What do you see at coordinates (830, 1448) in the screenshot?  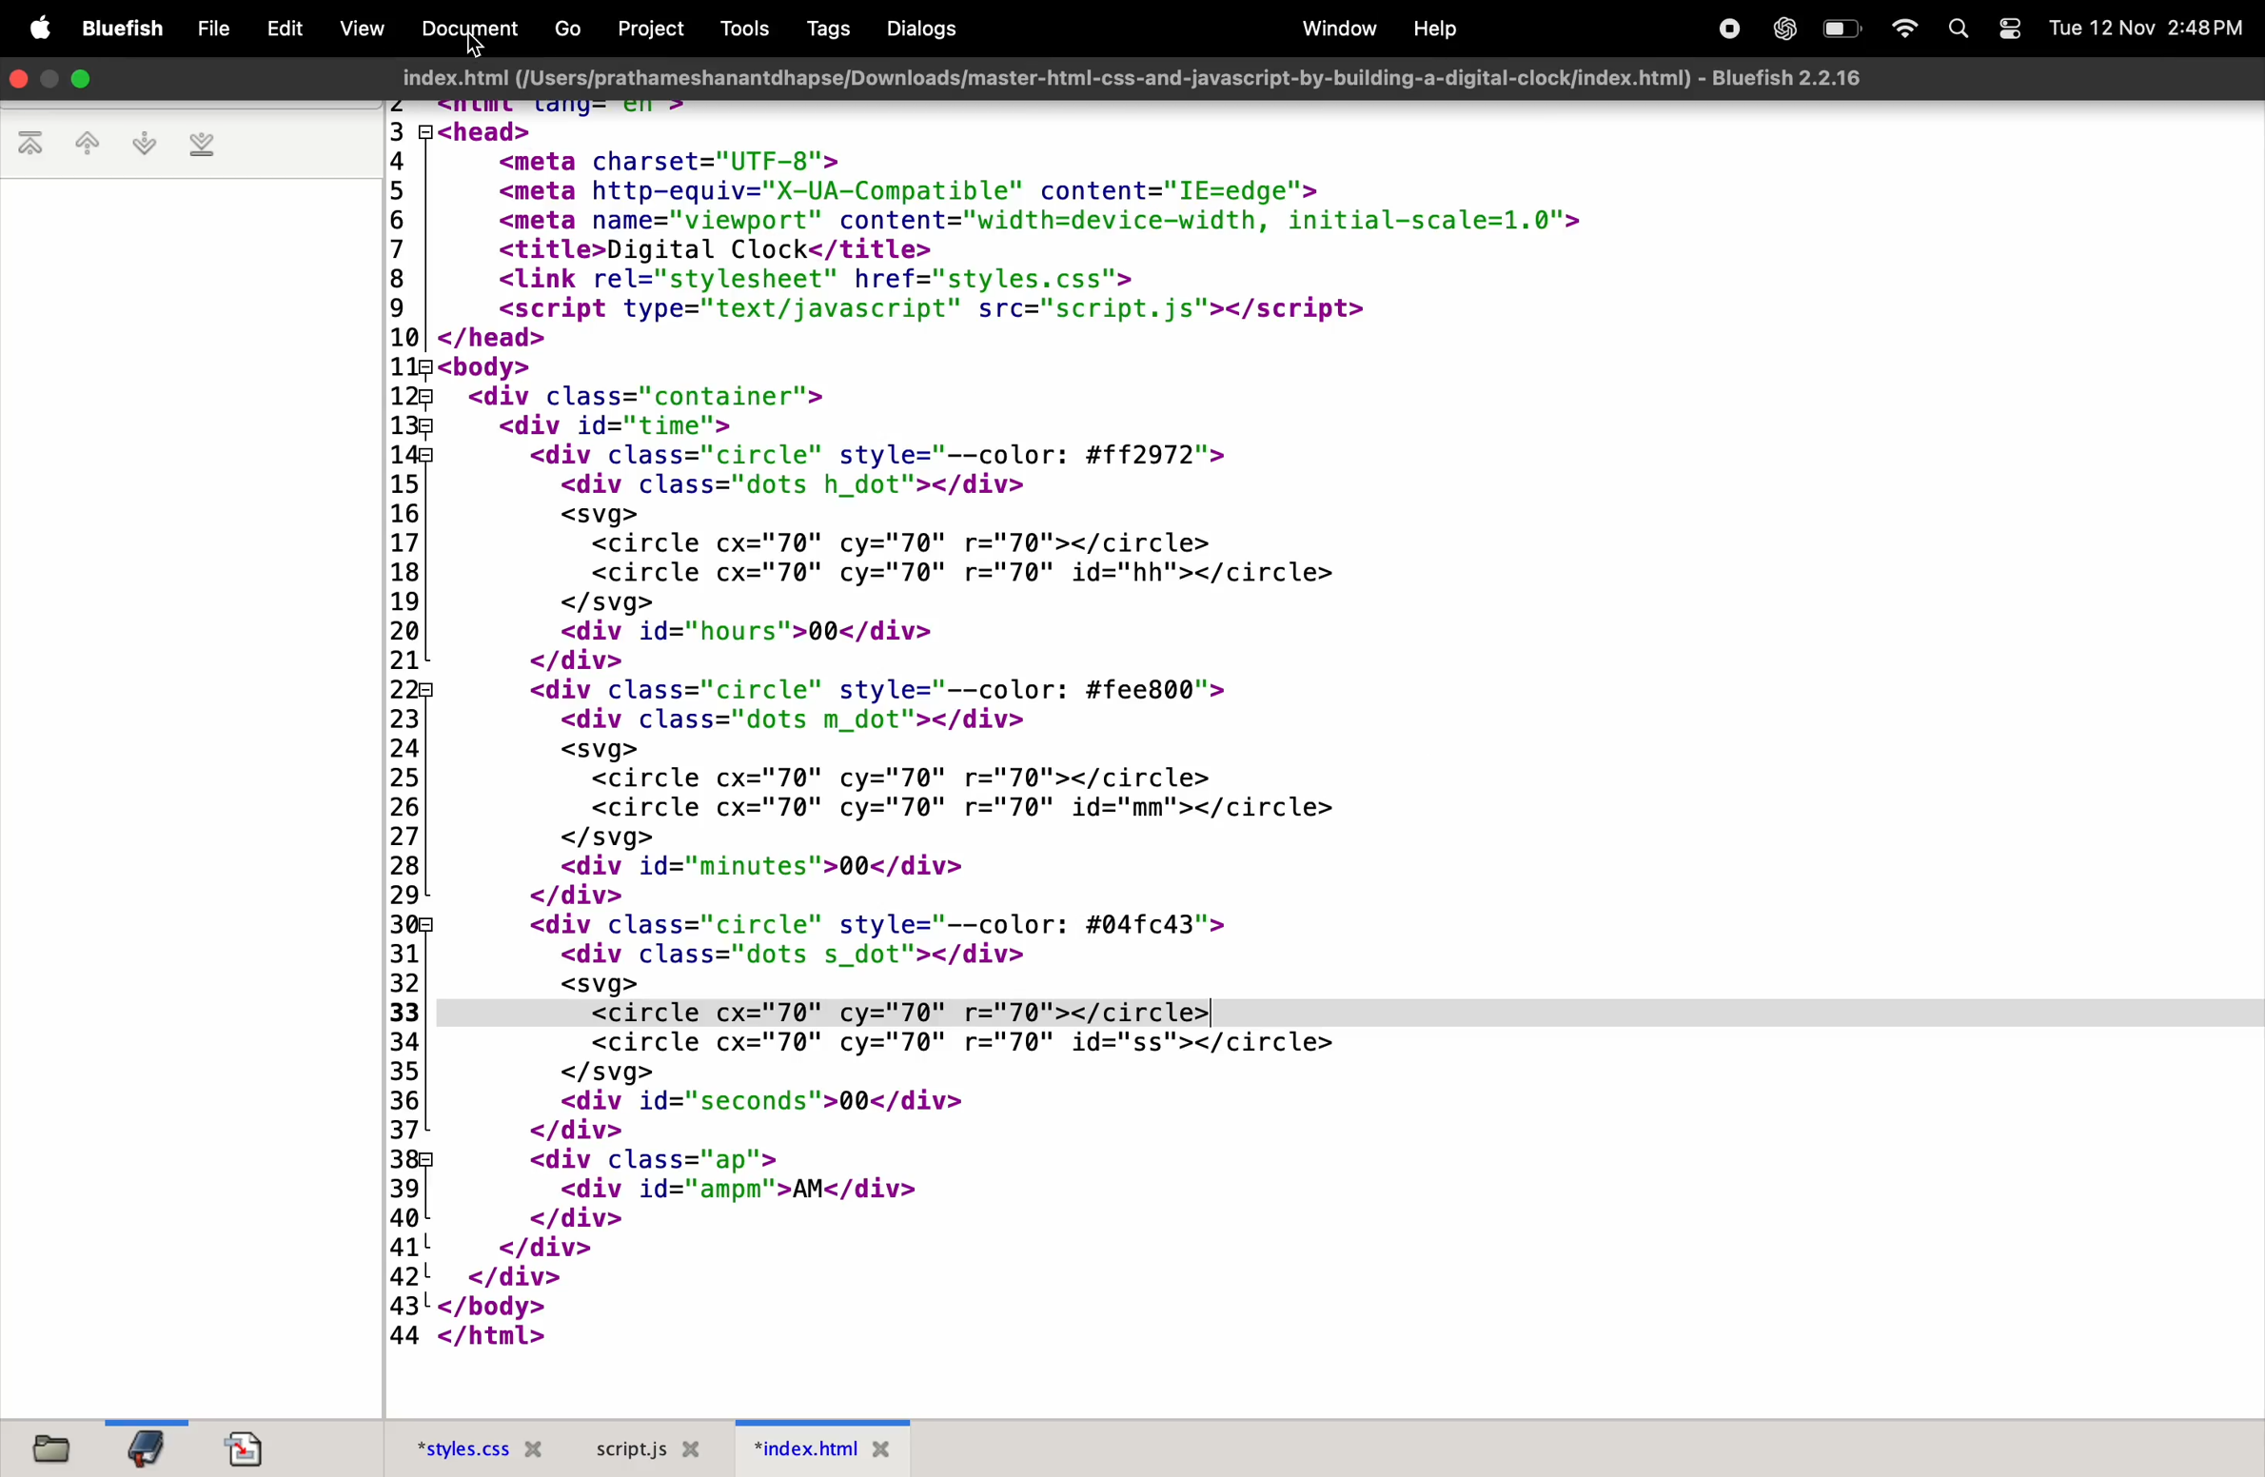 I see `index.html` at bounding box center [830, 1448].